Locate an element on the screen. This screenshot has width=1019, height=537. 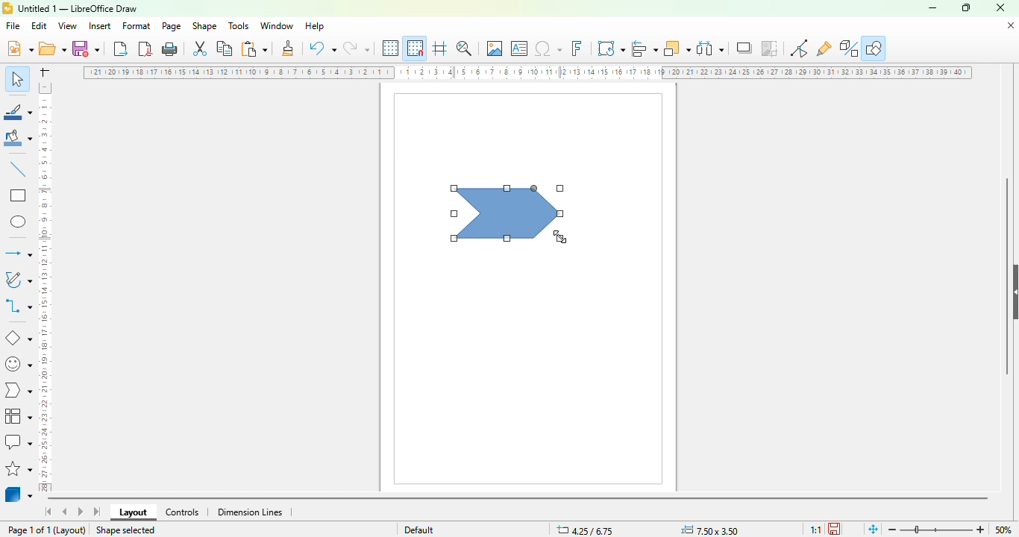
fill color is located at coordinates (19, 138).